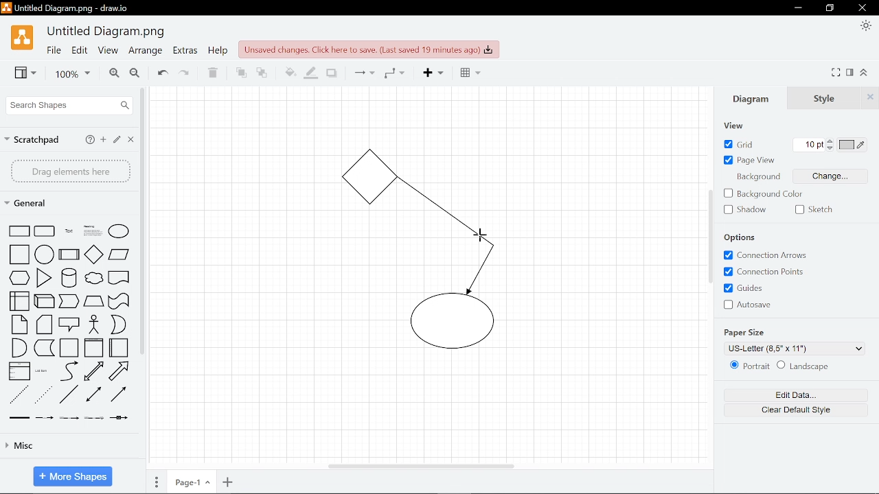 The image size is (879, 494). Describe the element at coordinates (121, 396) in the screenshot. I see `shape` at that location.